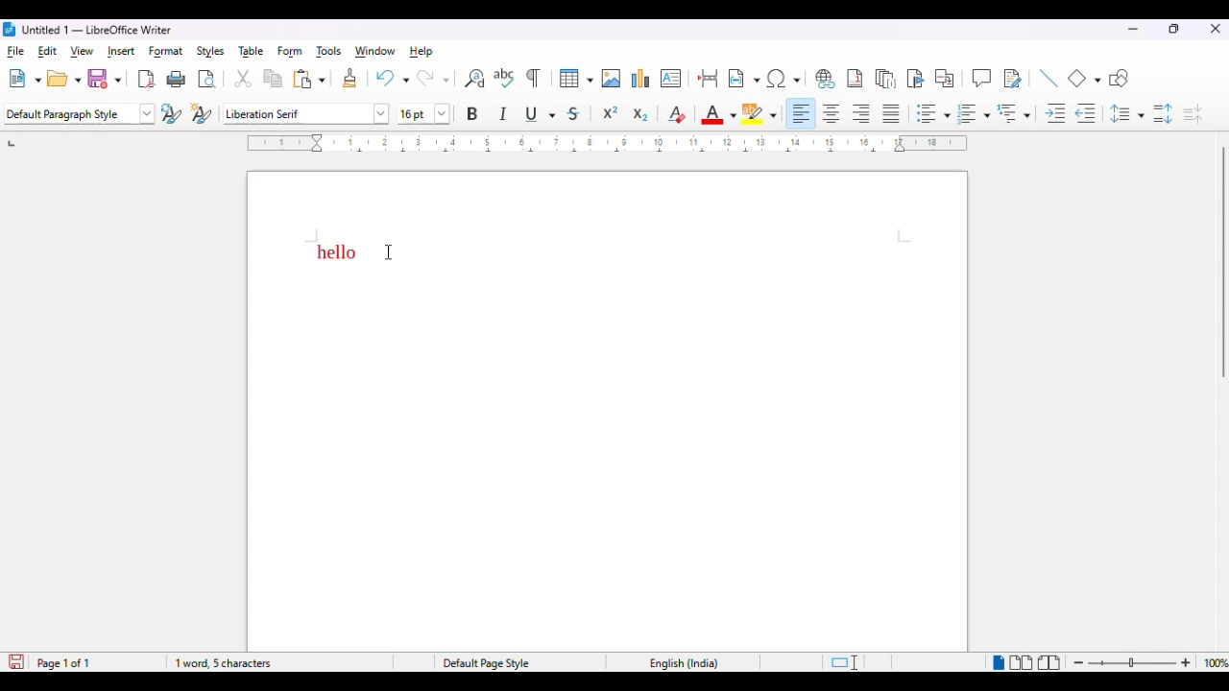  What do you see at coordinates (574, 115) in the screenshot?
I see `strikethrough` at bounding box center [574, 115].